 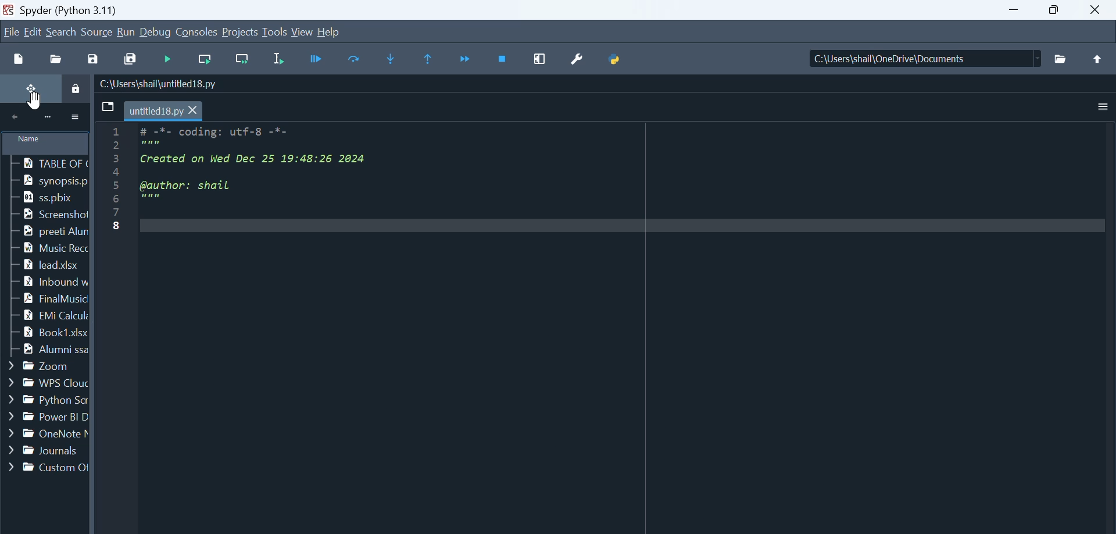 What do you see at coordinates (282, 59) in the screenshot?
I see `Run selected cell` at bounding box center [282, 59].